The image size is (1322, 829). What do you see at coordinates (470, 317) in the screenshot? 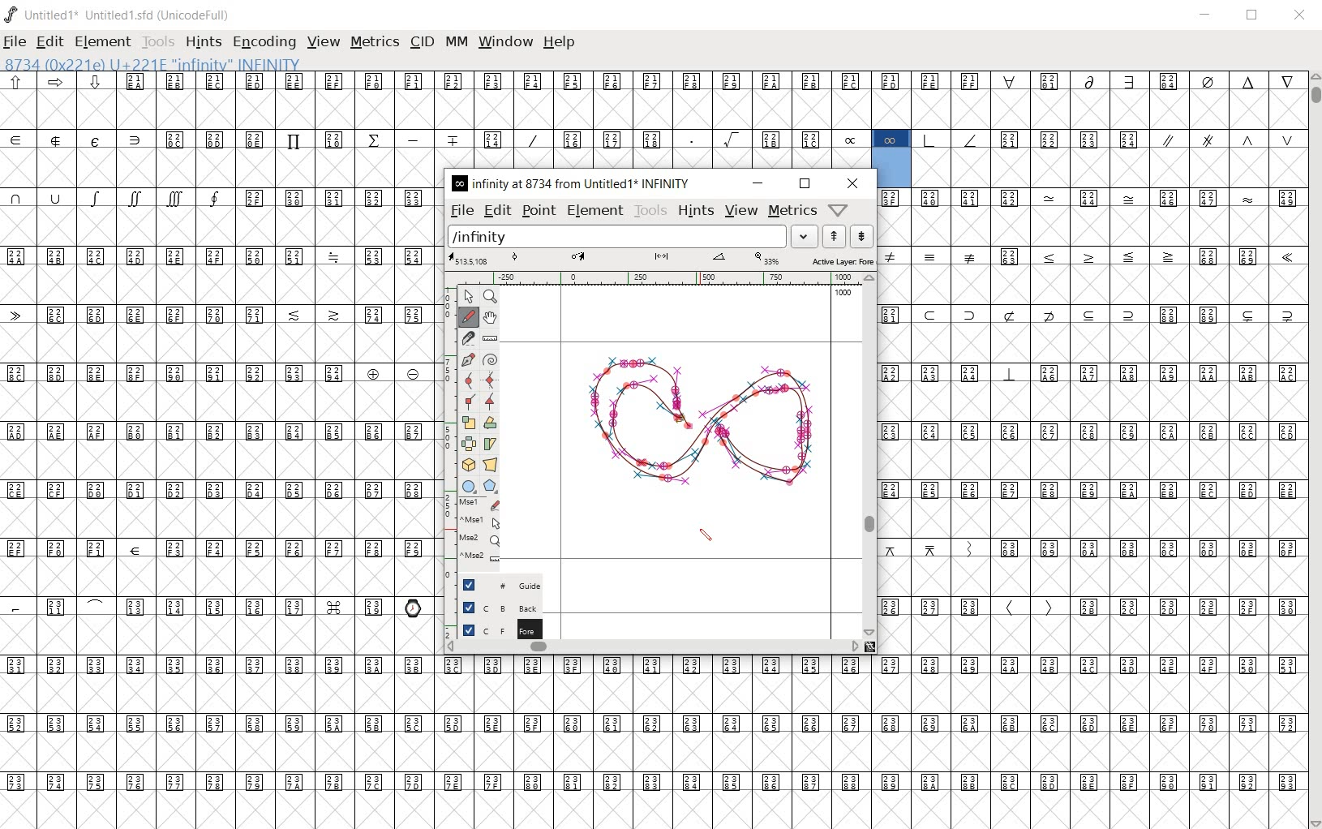
I see `draw a freehand curve` at bounding box center [470, 317].